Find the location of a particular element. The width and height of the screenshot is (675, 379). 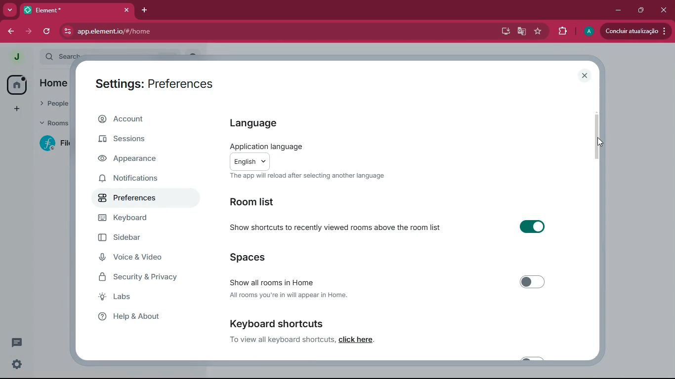

add tab is located at coordinates (144, 10).